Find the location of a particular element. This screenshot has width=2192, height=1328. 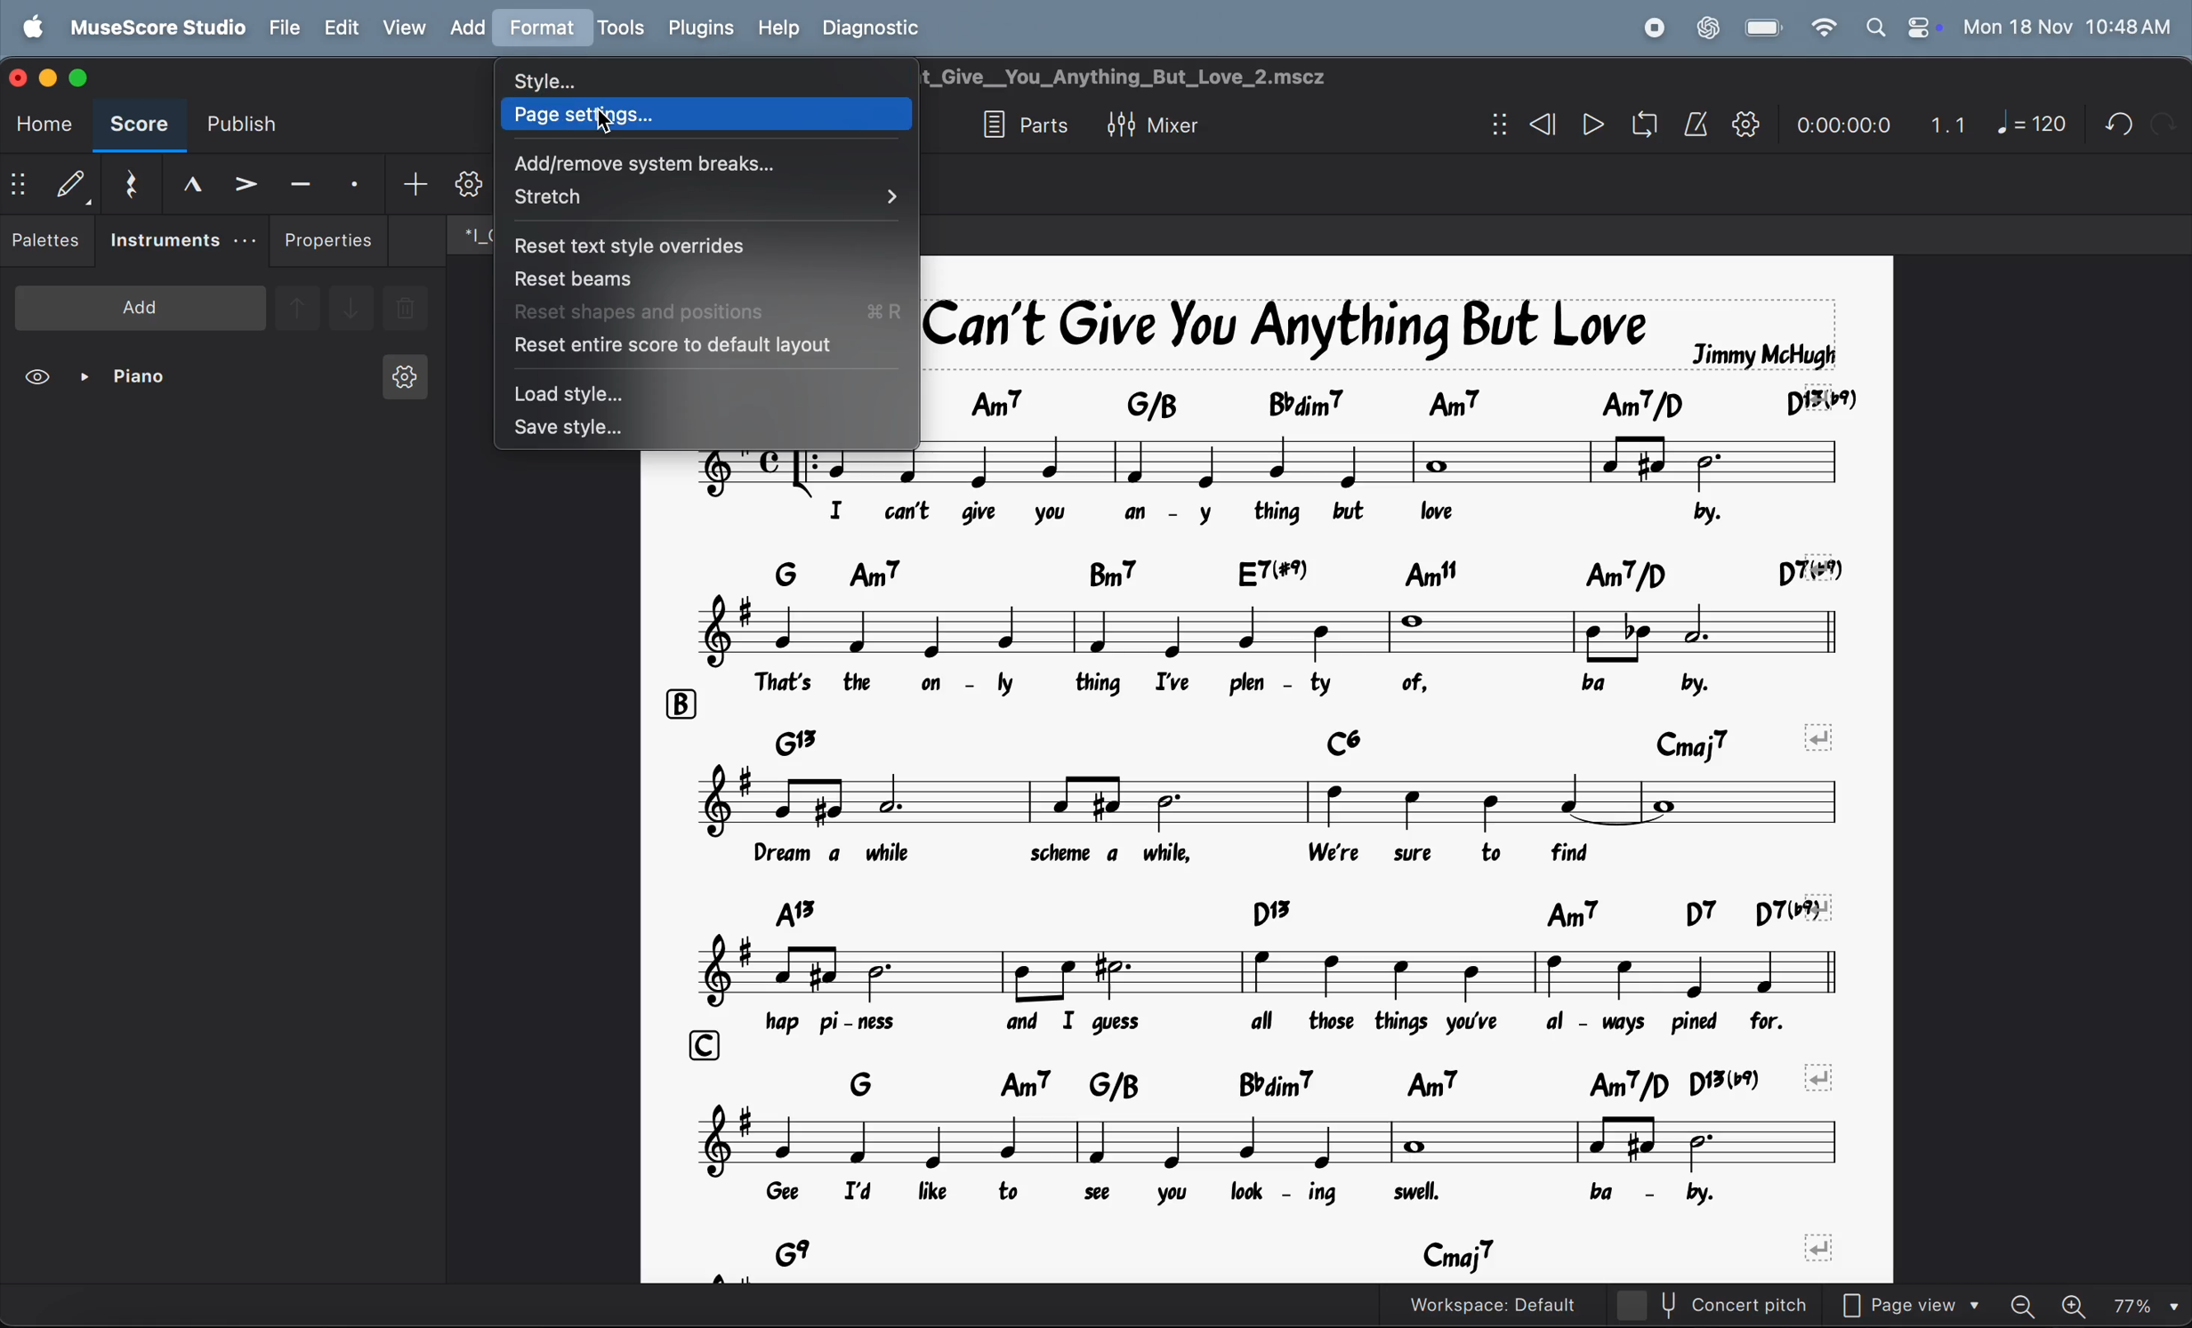

notes is located at coordinates (1156, 632).